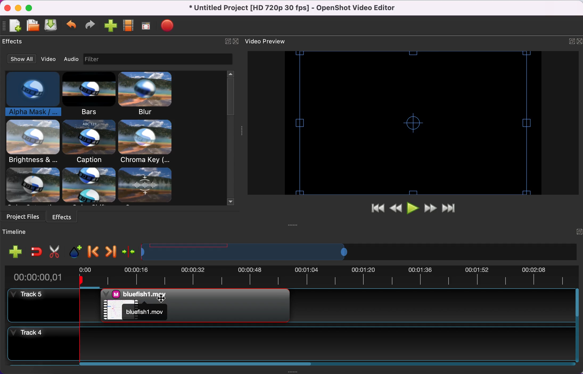 This screenshot has width=583, height=374. Describe the element at coordinates (146, 27) in the screenshot. I see `full screen` at that location.